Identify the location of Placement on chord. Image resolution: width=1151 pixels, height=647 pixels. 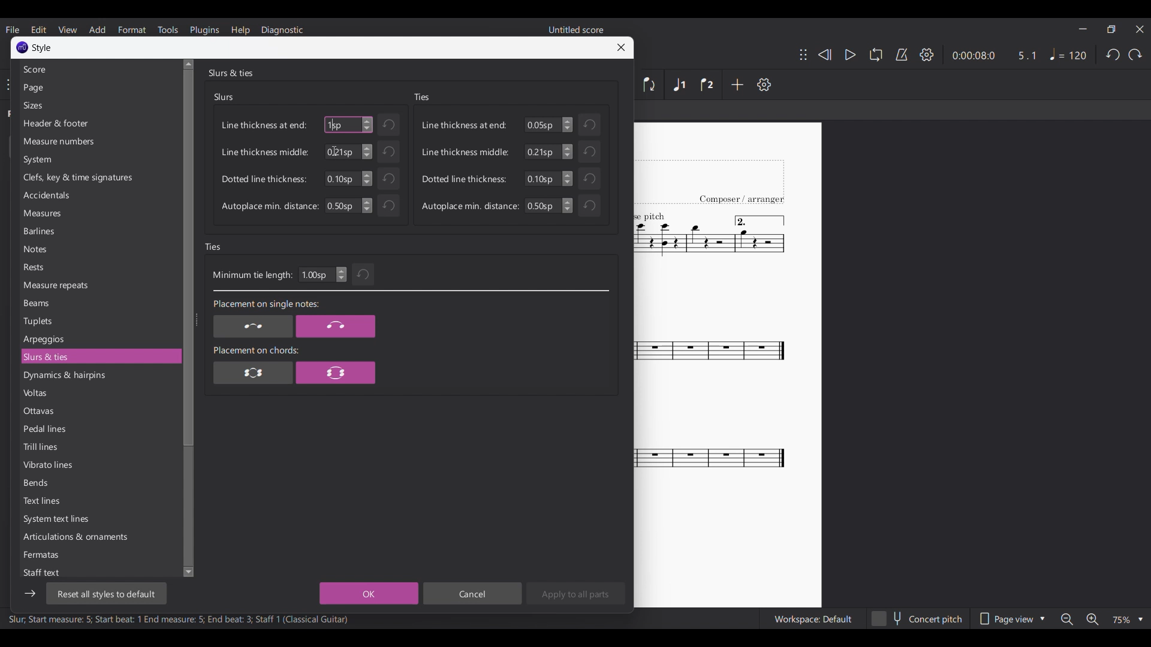
(256, 350).